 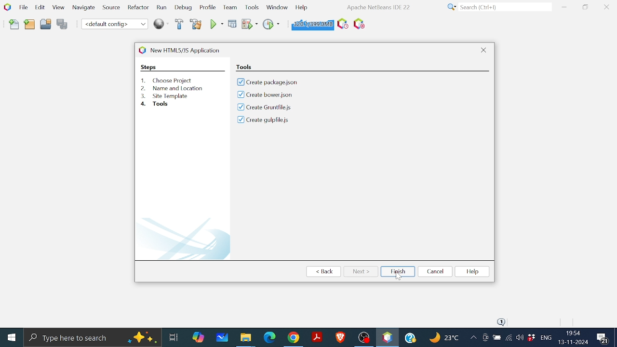 I want to click on Start, so click(x=13, y=337).